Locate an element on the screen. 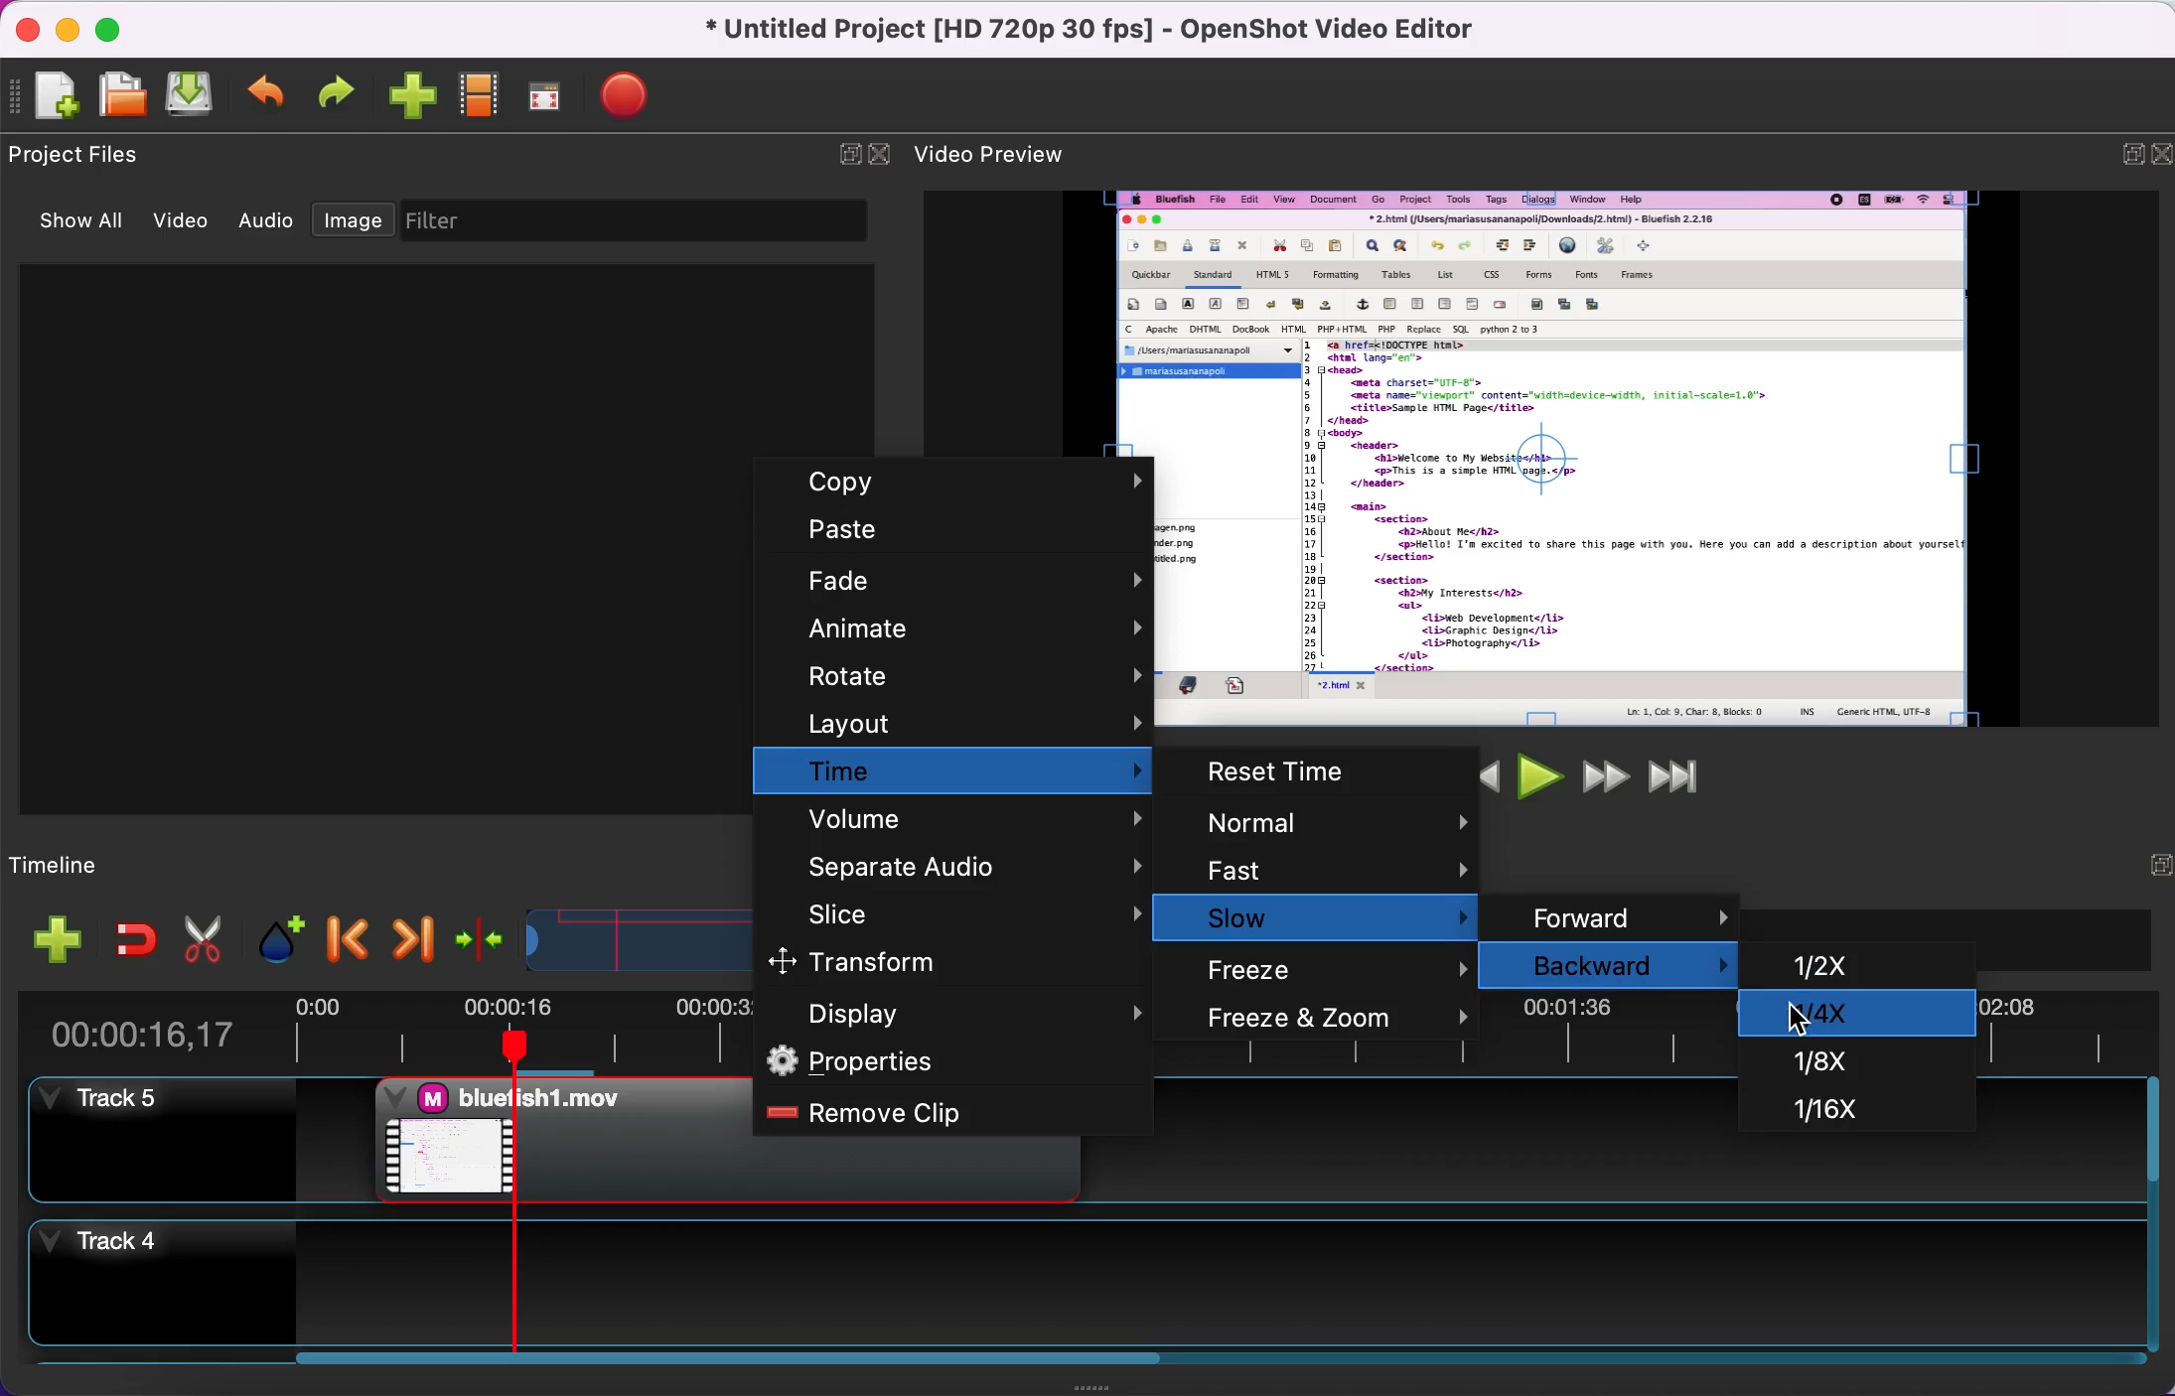 This screenshot has width=2175, height=1396. choose profile is located at coordinates (482, 95).